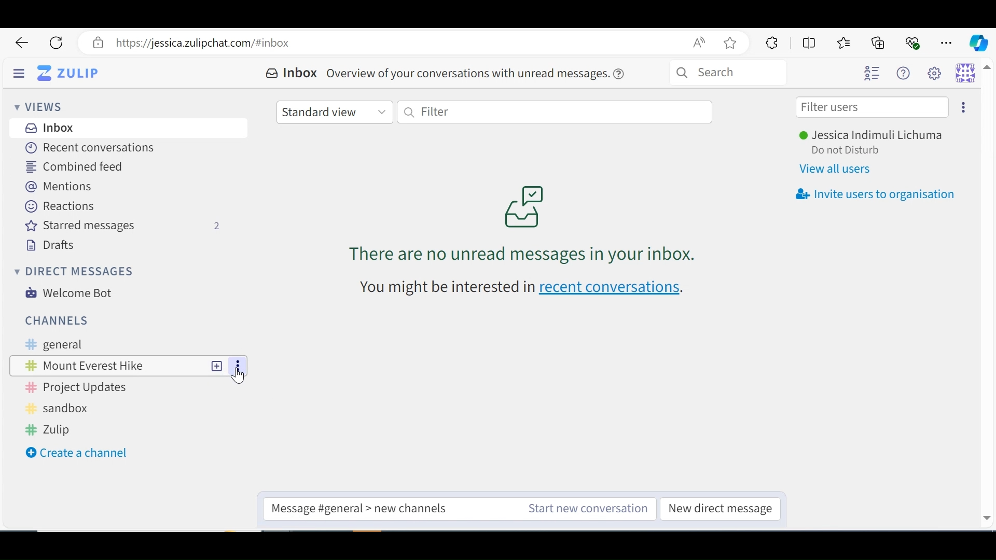  What do you see at coordinates (78, 167) in the screenshot?
I see `Combined feed` at bounding box center [78, 167].